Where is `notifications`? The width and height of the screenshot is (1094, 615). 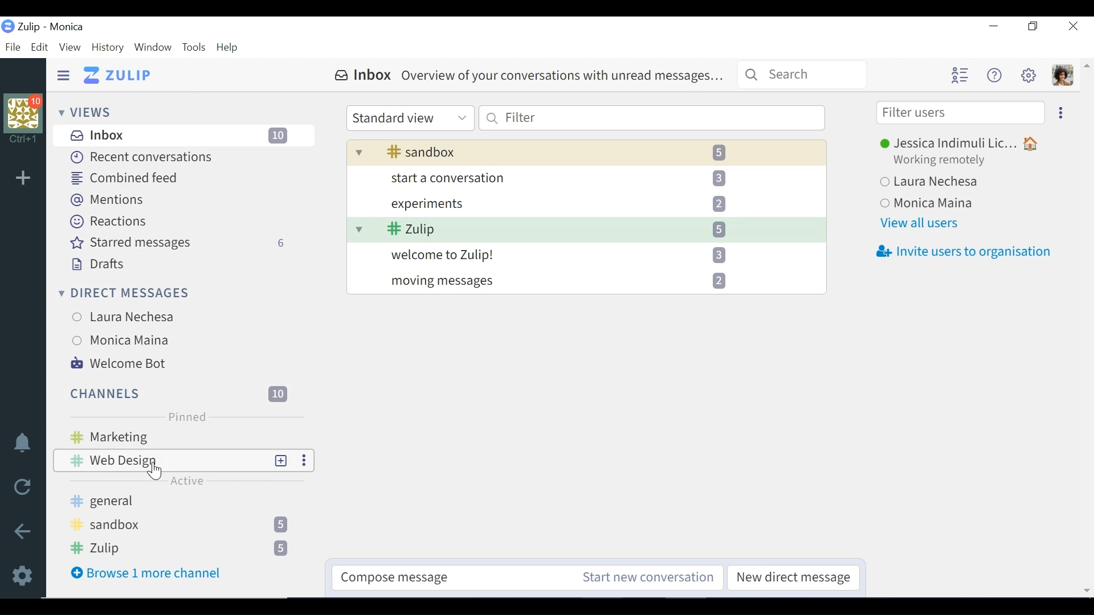
notifications is located at coordinates (22, 441).